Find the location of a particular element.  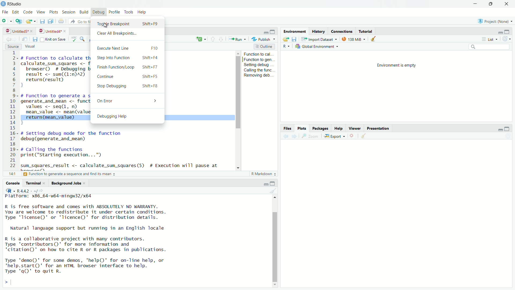

go to file/function is located at coordinates (80, 21).